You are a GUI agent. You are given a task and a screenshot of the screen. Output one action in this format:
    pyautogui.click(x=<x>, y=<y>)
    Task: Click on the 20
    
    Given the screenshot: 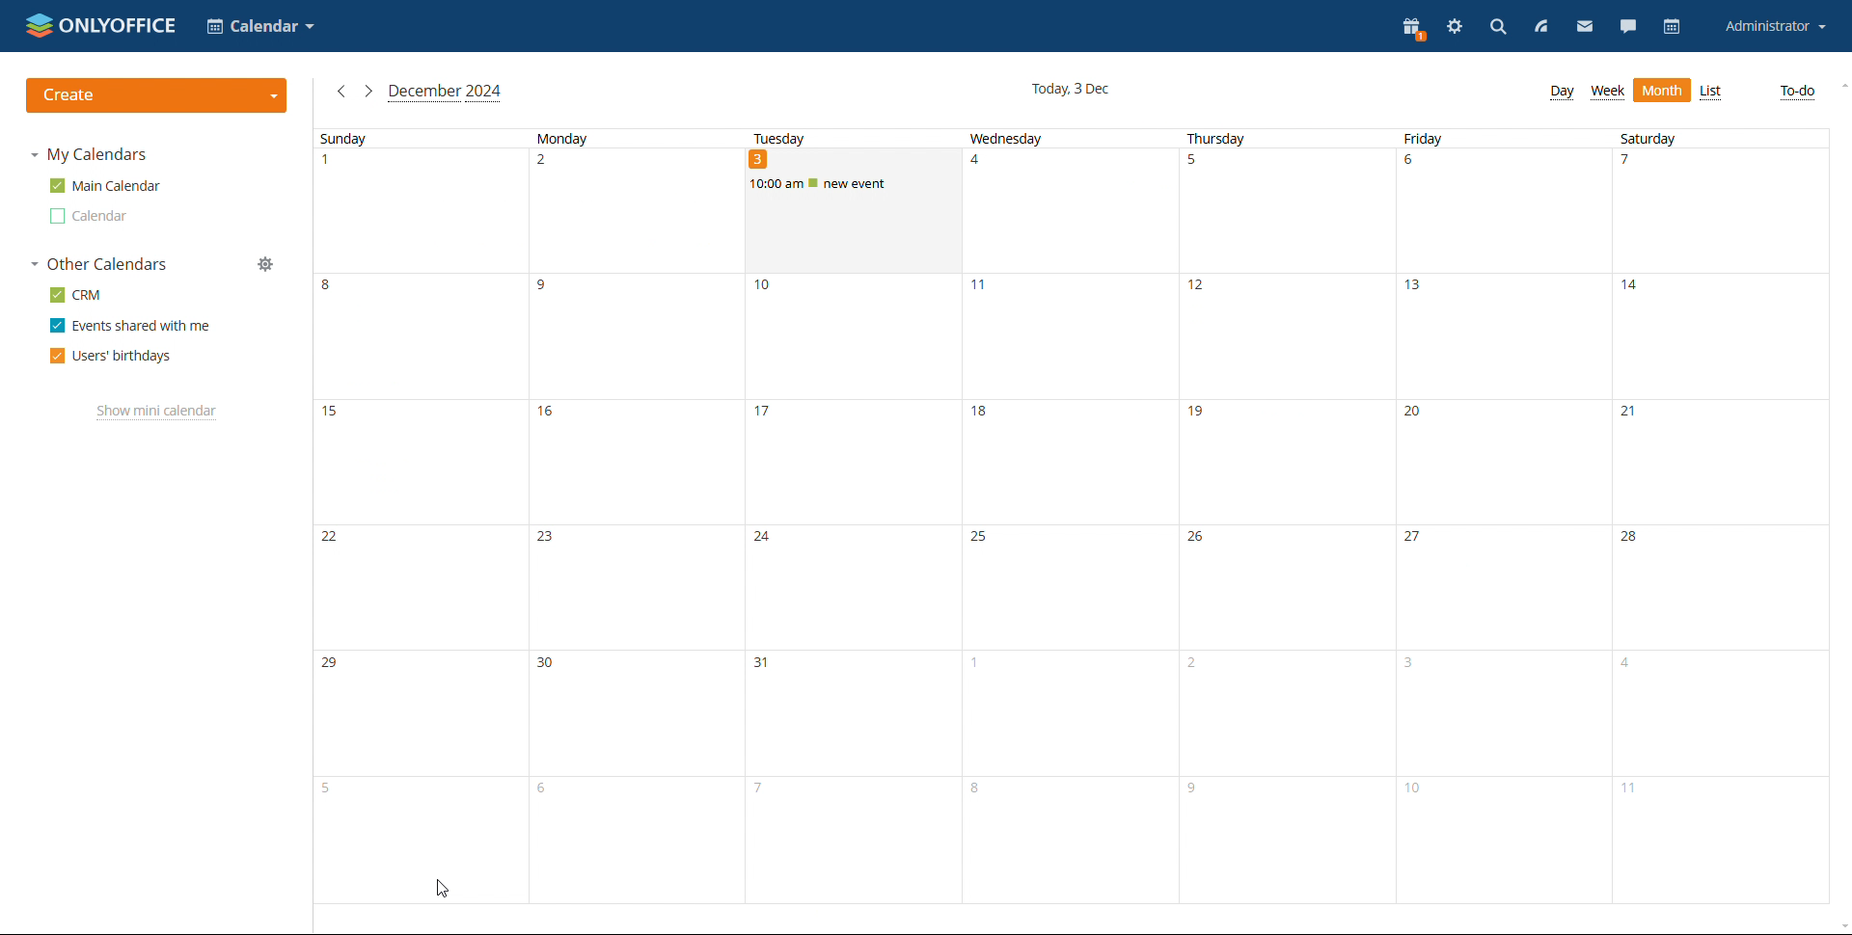 What is the action you would take?
    pyautogui.click(x=1505, y=462)
    